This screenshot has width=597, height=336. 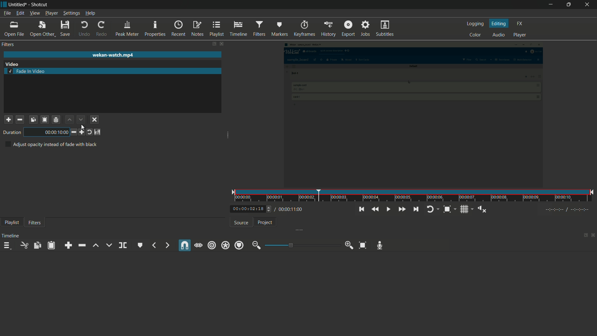 What do you see at coordinates (465, 210) in the screenshot?
I see `toggle grid` at bounding box center [465, 210].